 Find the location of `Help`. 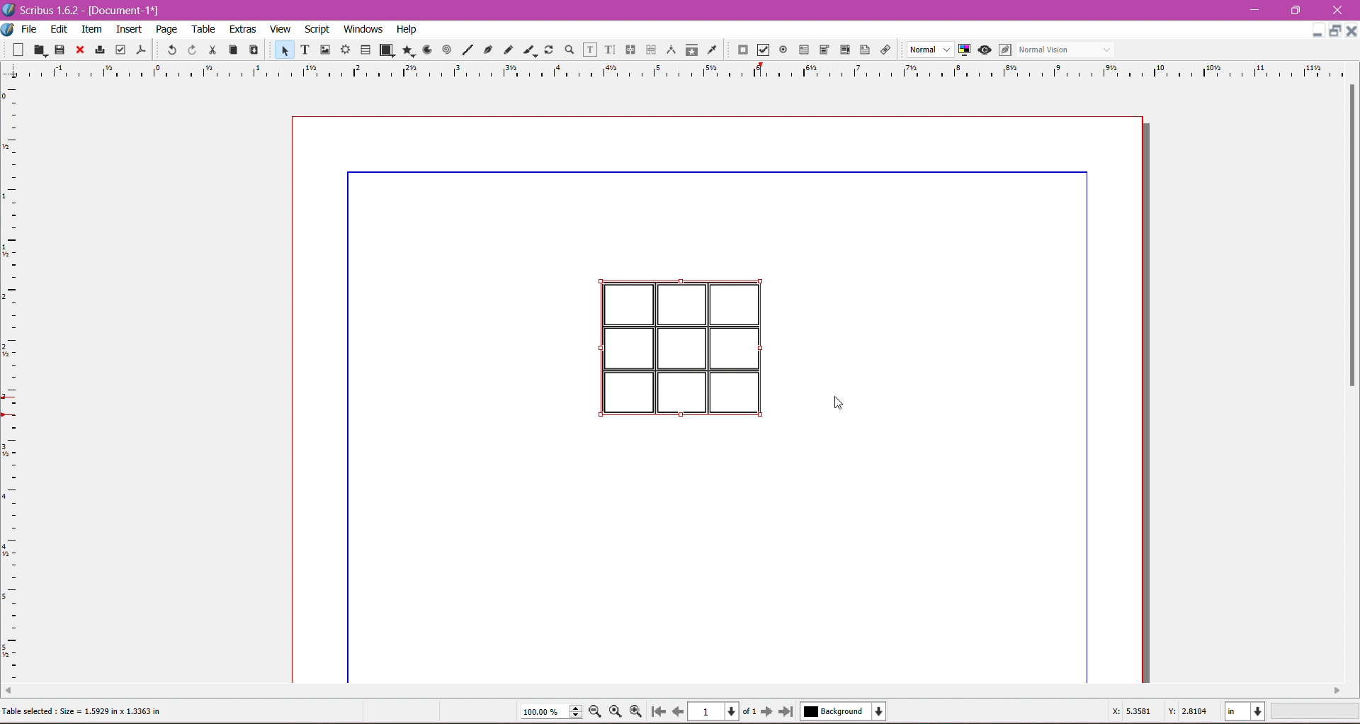

Help is located at coordinates (407, 30).